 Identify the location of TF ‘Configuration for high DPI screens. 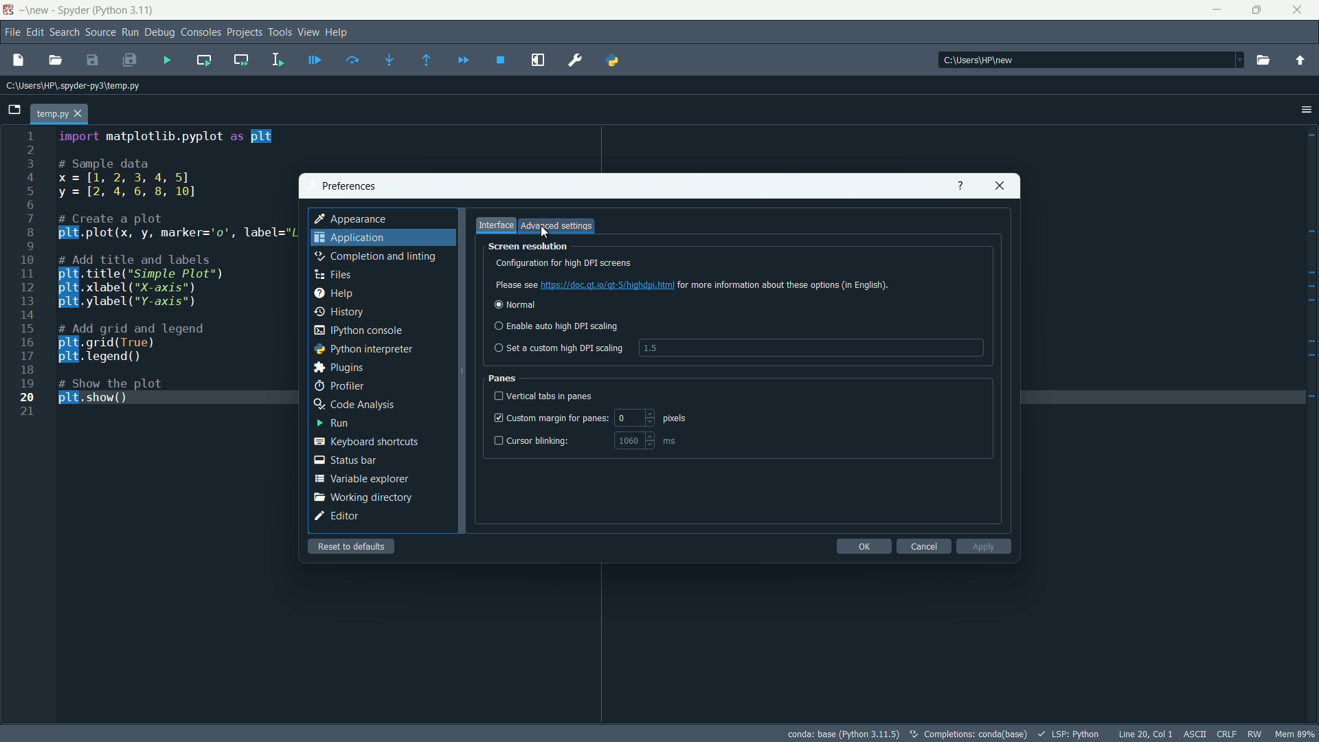
(629, 263).